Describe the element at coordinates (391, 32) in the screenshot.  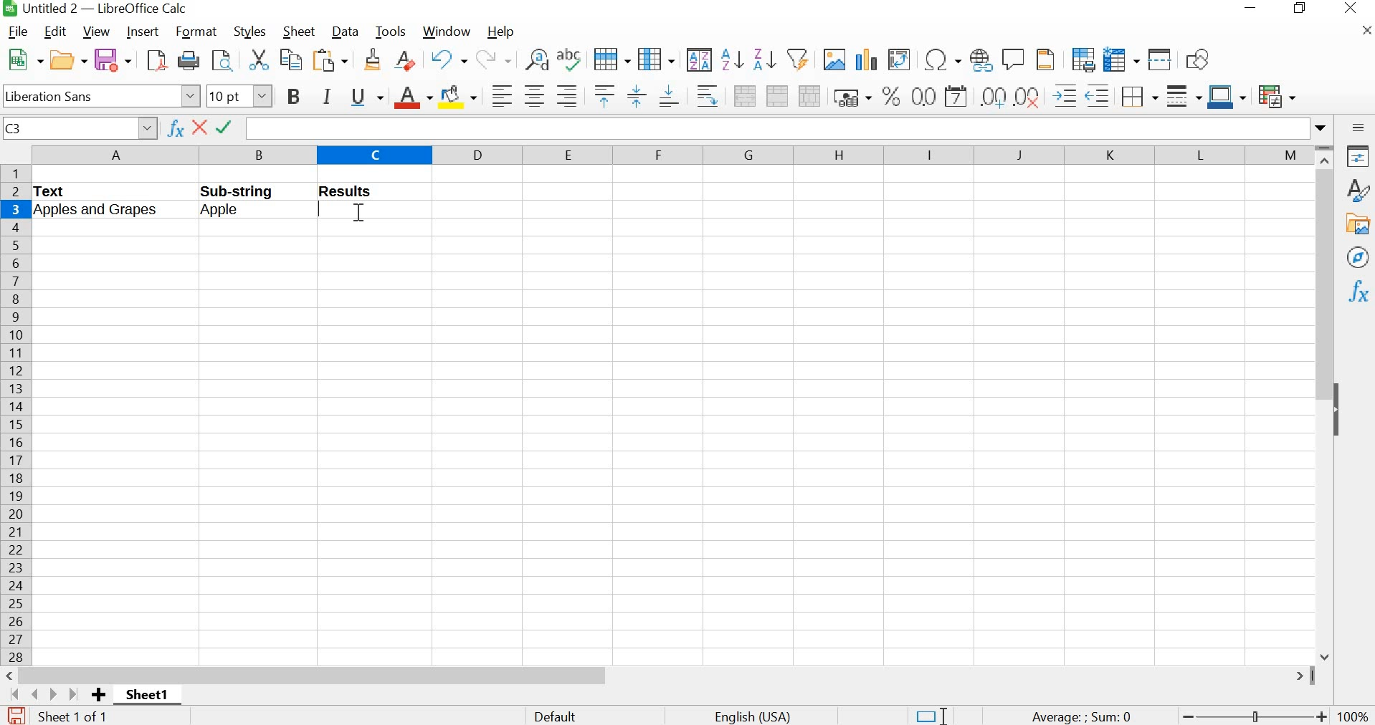
I see `tools` at that location.